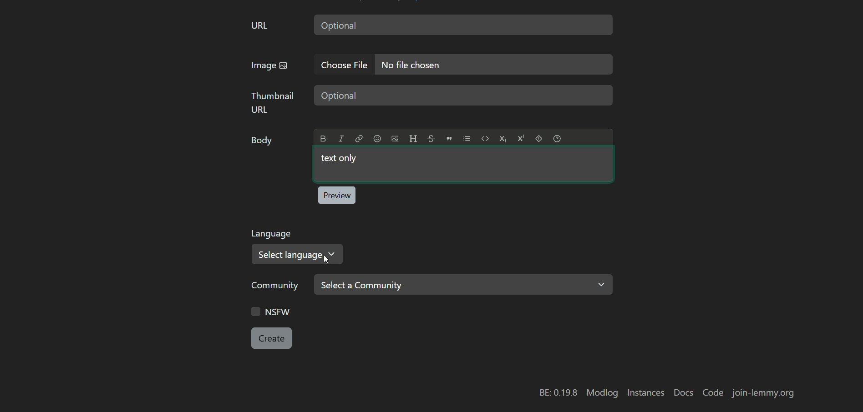 The width and height of the screenshot is (863, 412). Describe the element at coordinates (336, 195) in the screenshot. I see `preview` at that location.